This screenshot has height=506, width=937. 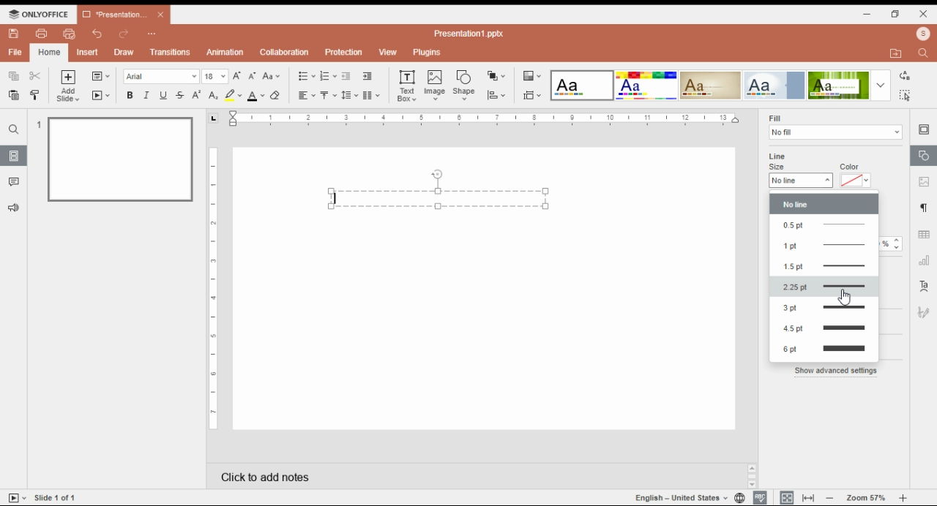 I want to click on start slide show, so click(x=101, y=96).